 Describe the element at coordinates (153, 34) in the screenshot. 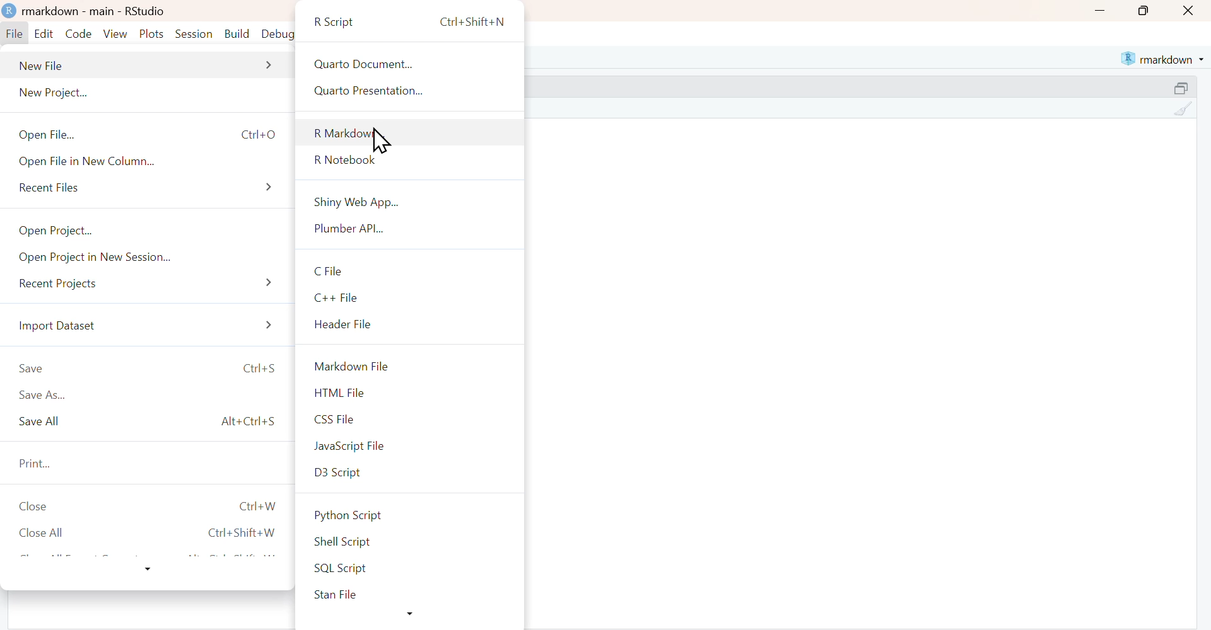

I see `Plots` at that location.